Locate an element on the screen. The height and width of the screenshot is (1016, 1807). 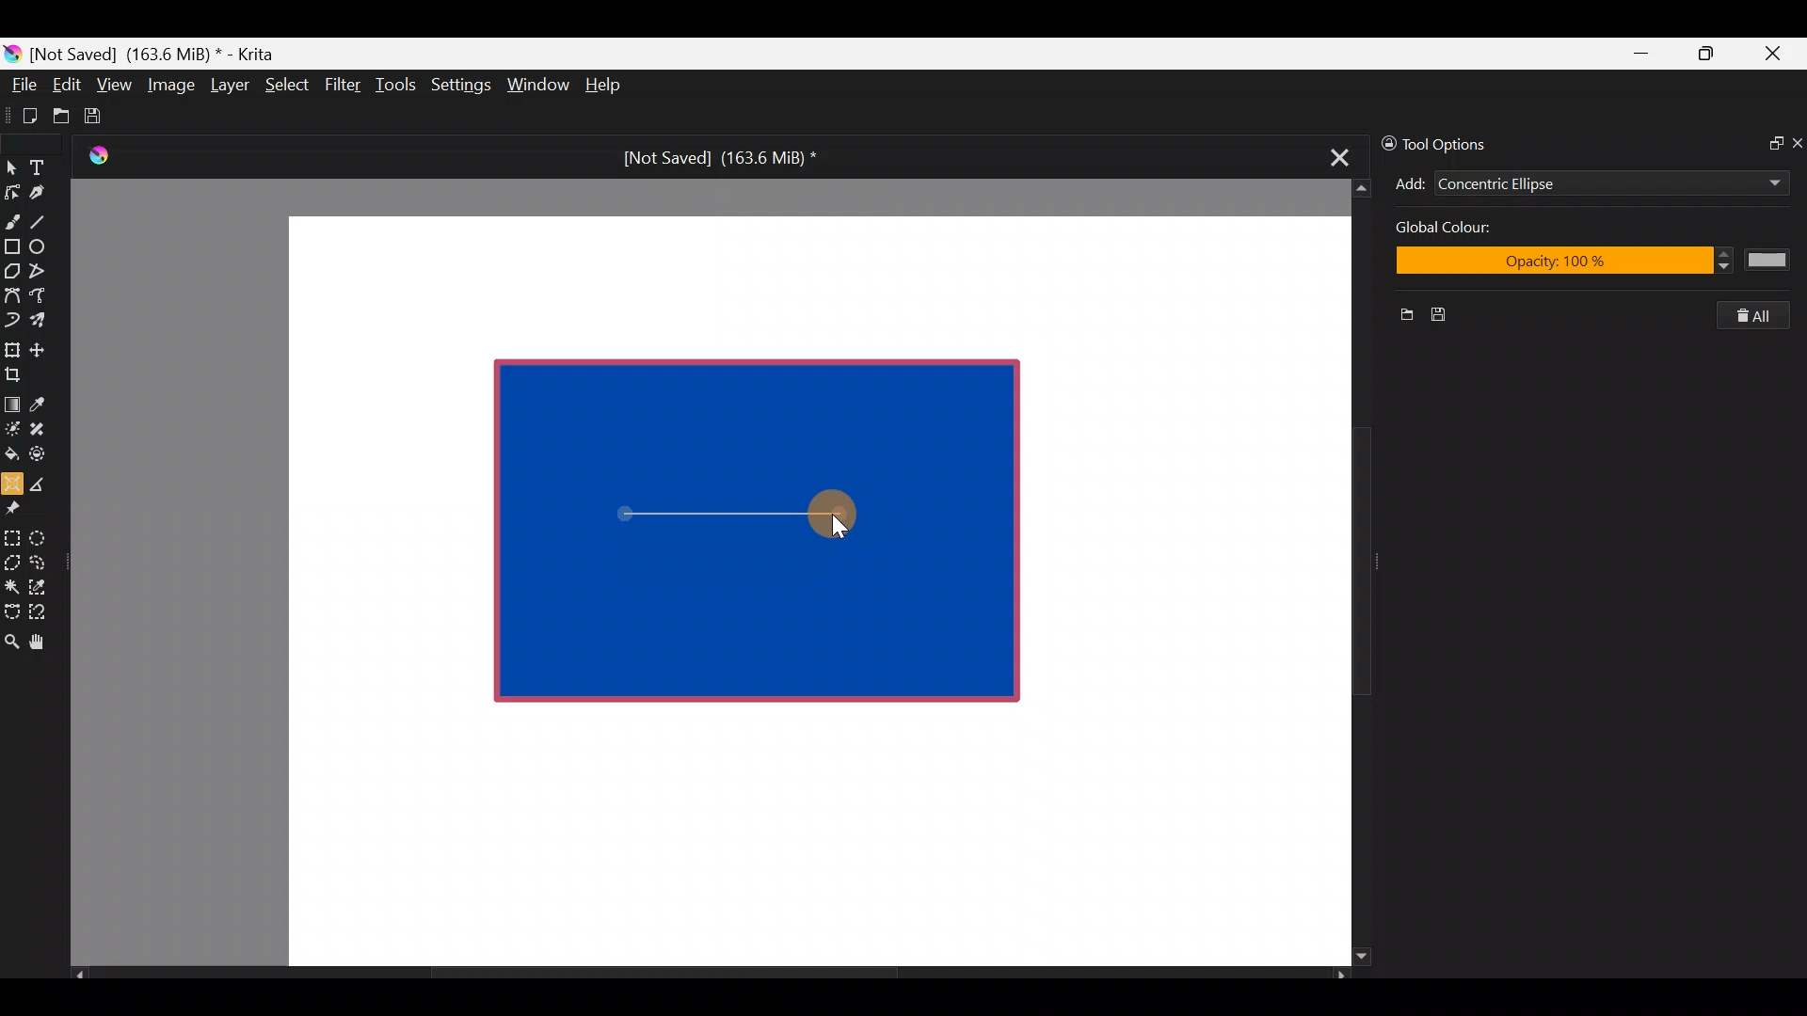
Zoom tool is located at coordinates (11, 640).